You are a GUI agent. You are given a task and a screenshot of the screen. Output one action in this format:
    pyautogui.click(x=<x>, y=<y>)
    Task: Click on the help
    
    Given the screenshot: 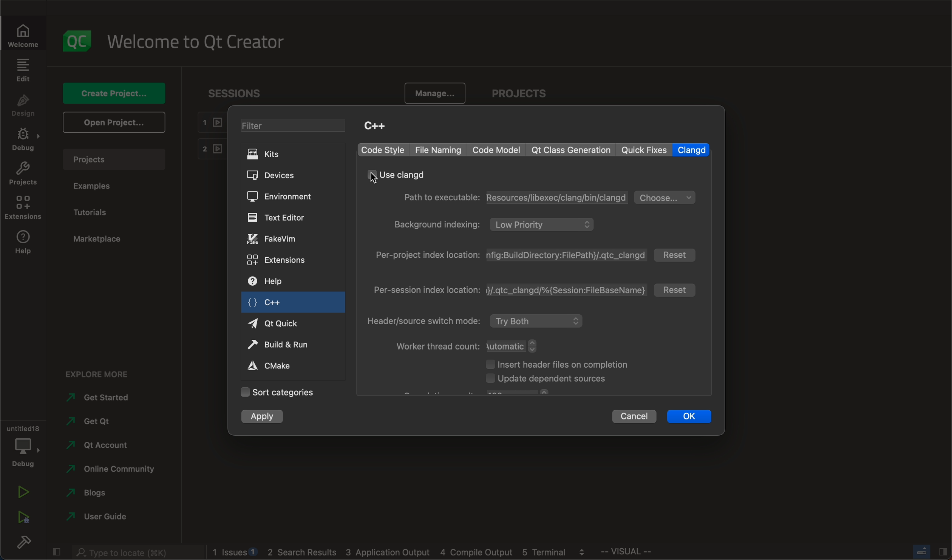 What is the action you would take?
    pyautogui.click(x=25, y=242)
    